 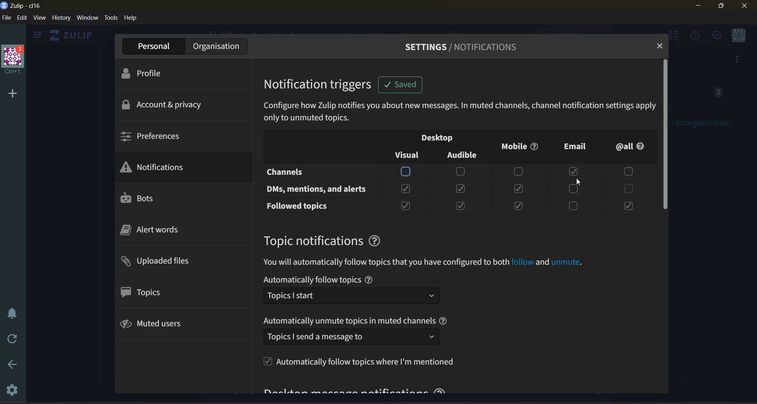 What do you see at coordinates (402, 85) in the screenshot?
I see `Notification (saved)` at bounding box center [402, 85].